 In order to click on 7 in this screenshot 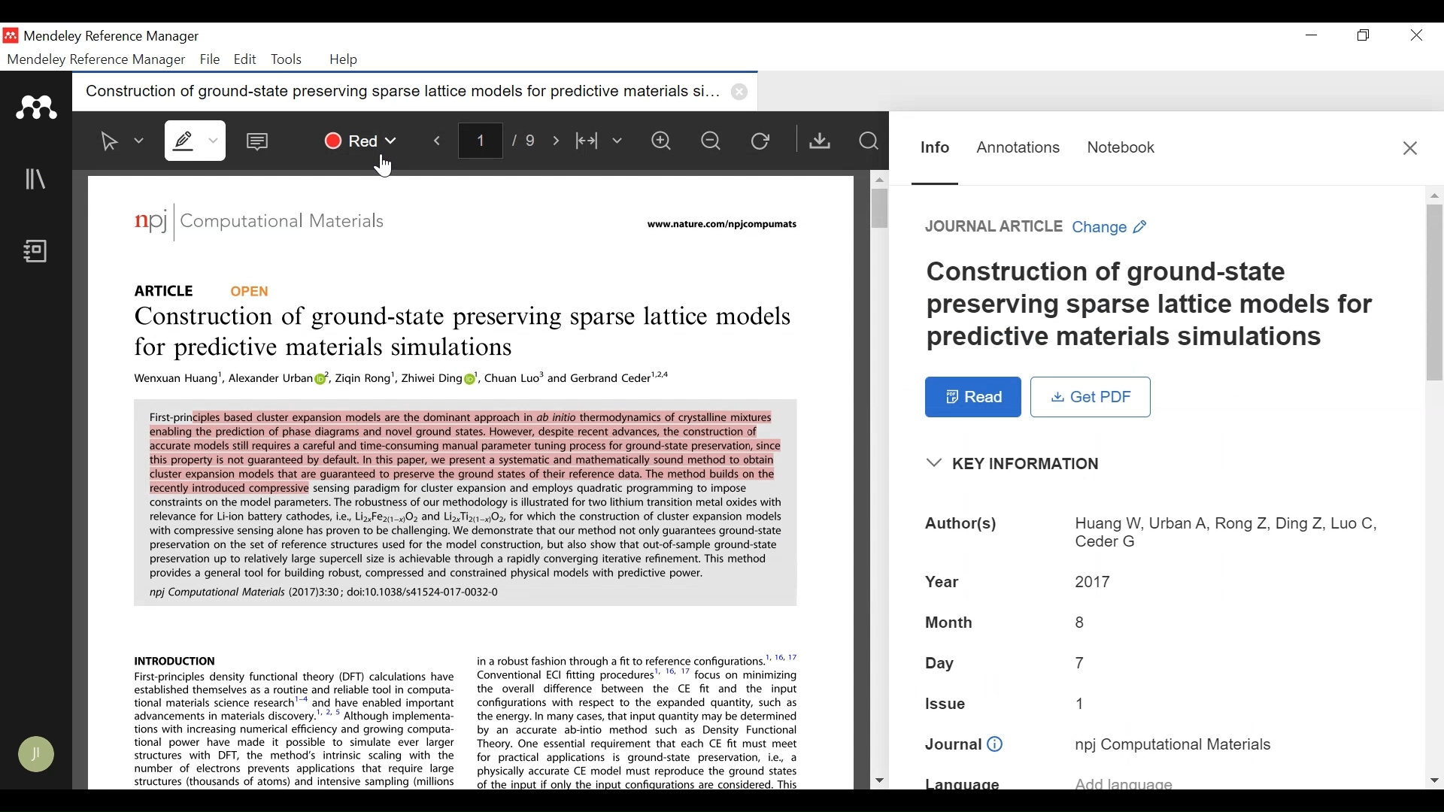, I will do `click(1086, 664)`.